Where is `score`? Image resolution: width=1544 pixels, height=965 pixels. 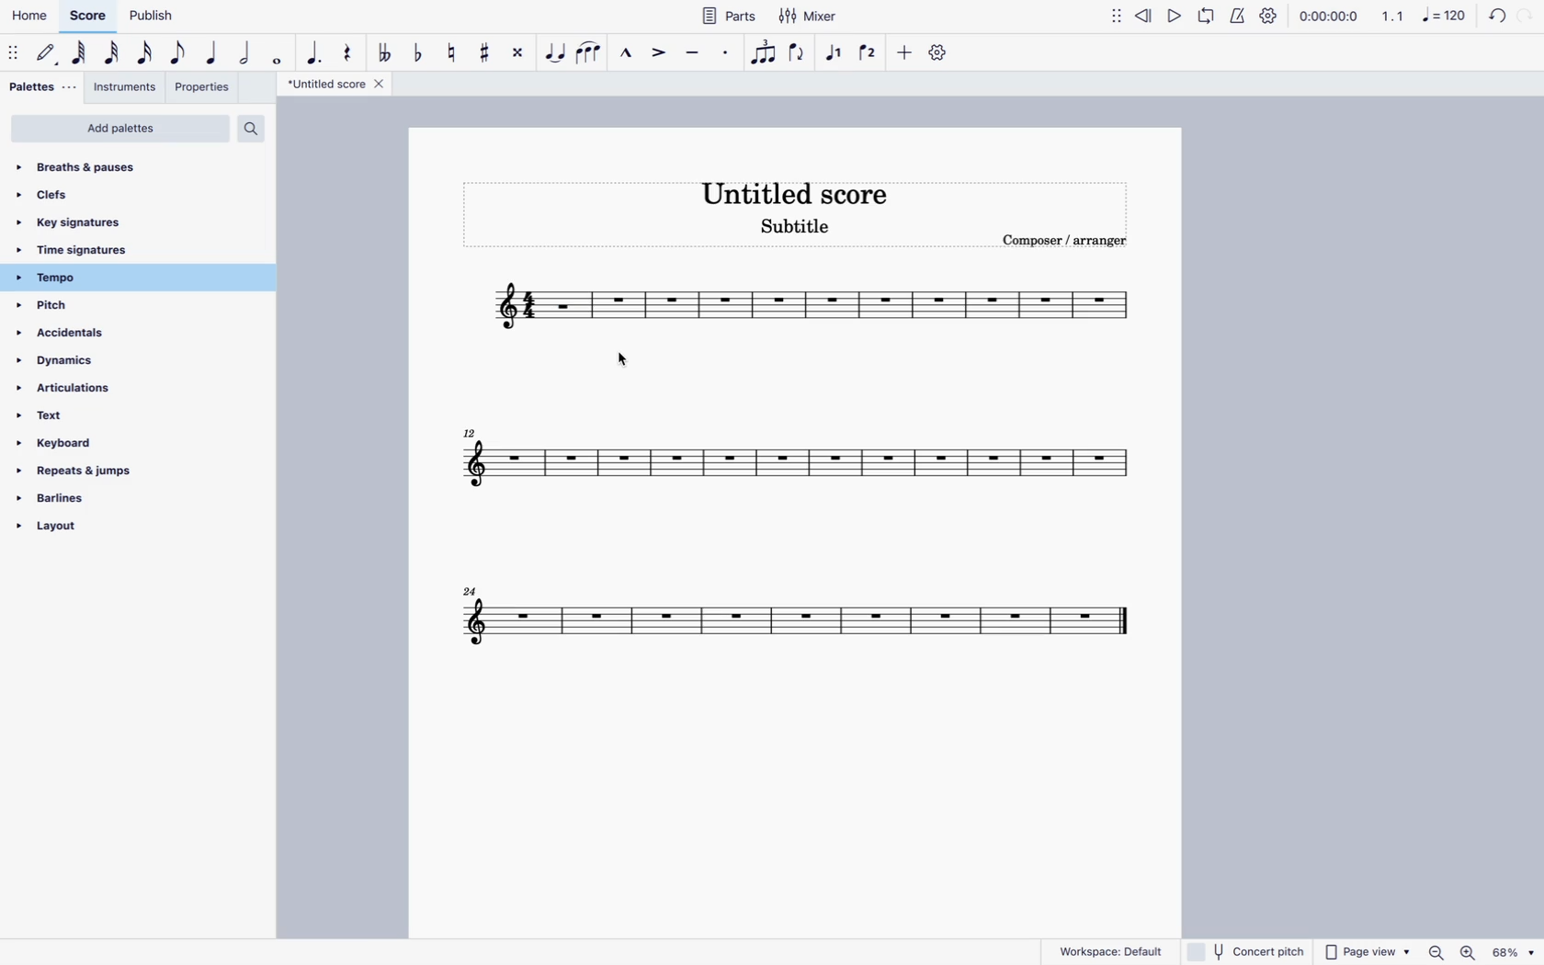
score is located at coordinates (89, 17).